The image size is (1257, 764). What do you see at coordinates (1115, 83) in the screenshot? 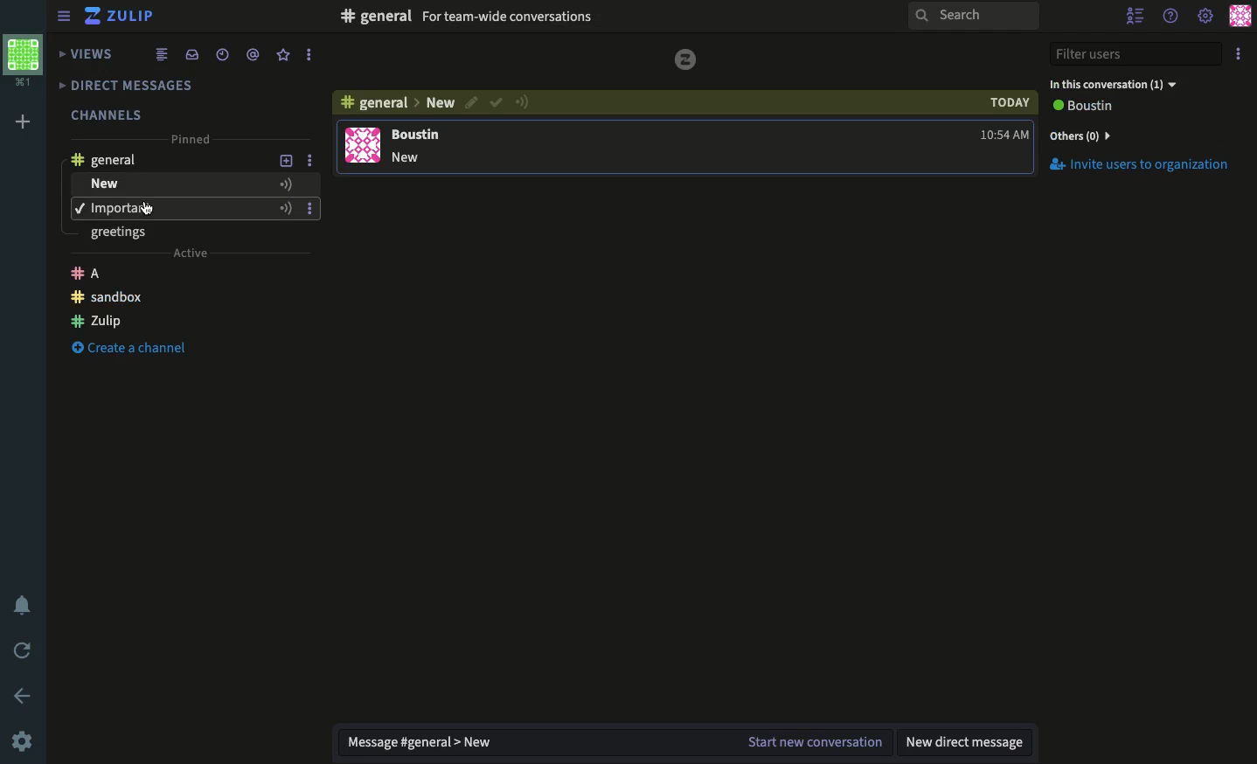
I see `In this conversation` at bounding box center [1115, 83].